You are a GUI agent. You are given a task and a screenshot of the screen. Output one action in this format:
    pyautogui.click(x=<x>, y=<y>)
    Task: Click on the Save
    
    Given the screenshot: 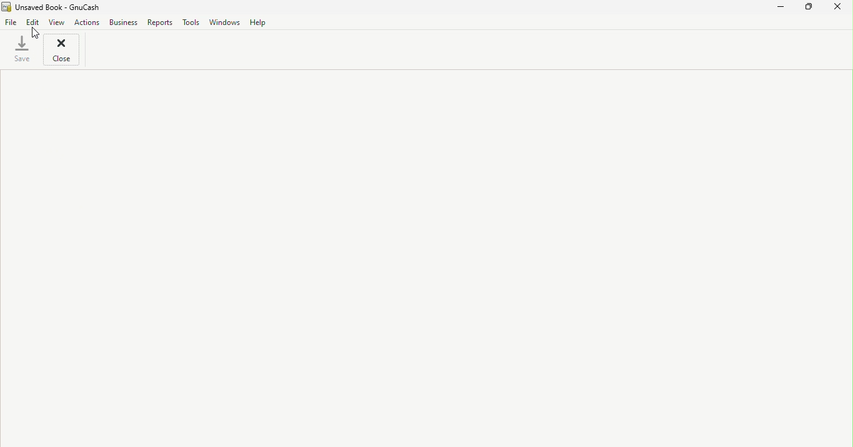 What is the action you would take?
    pyautogui.click(x=22, y=51)
    